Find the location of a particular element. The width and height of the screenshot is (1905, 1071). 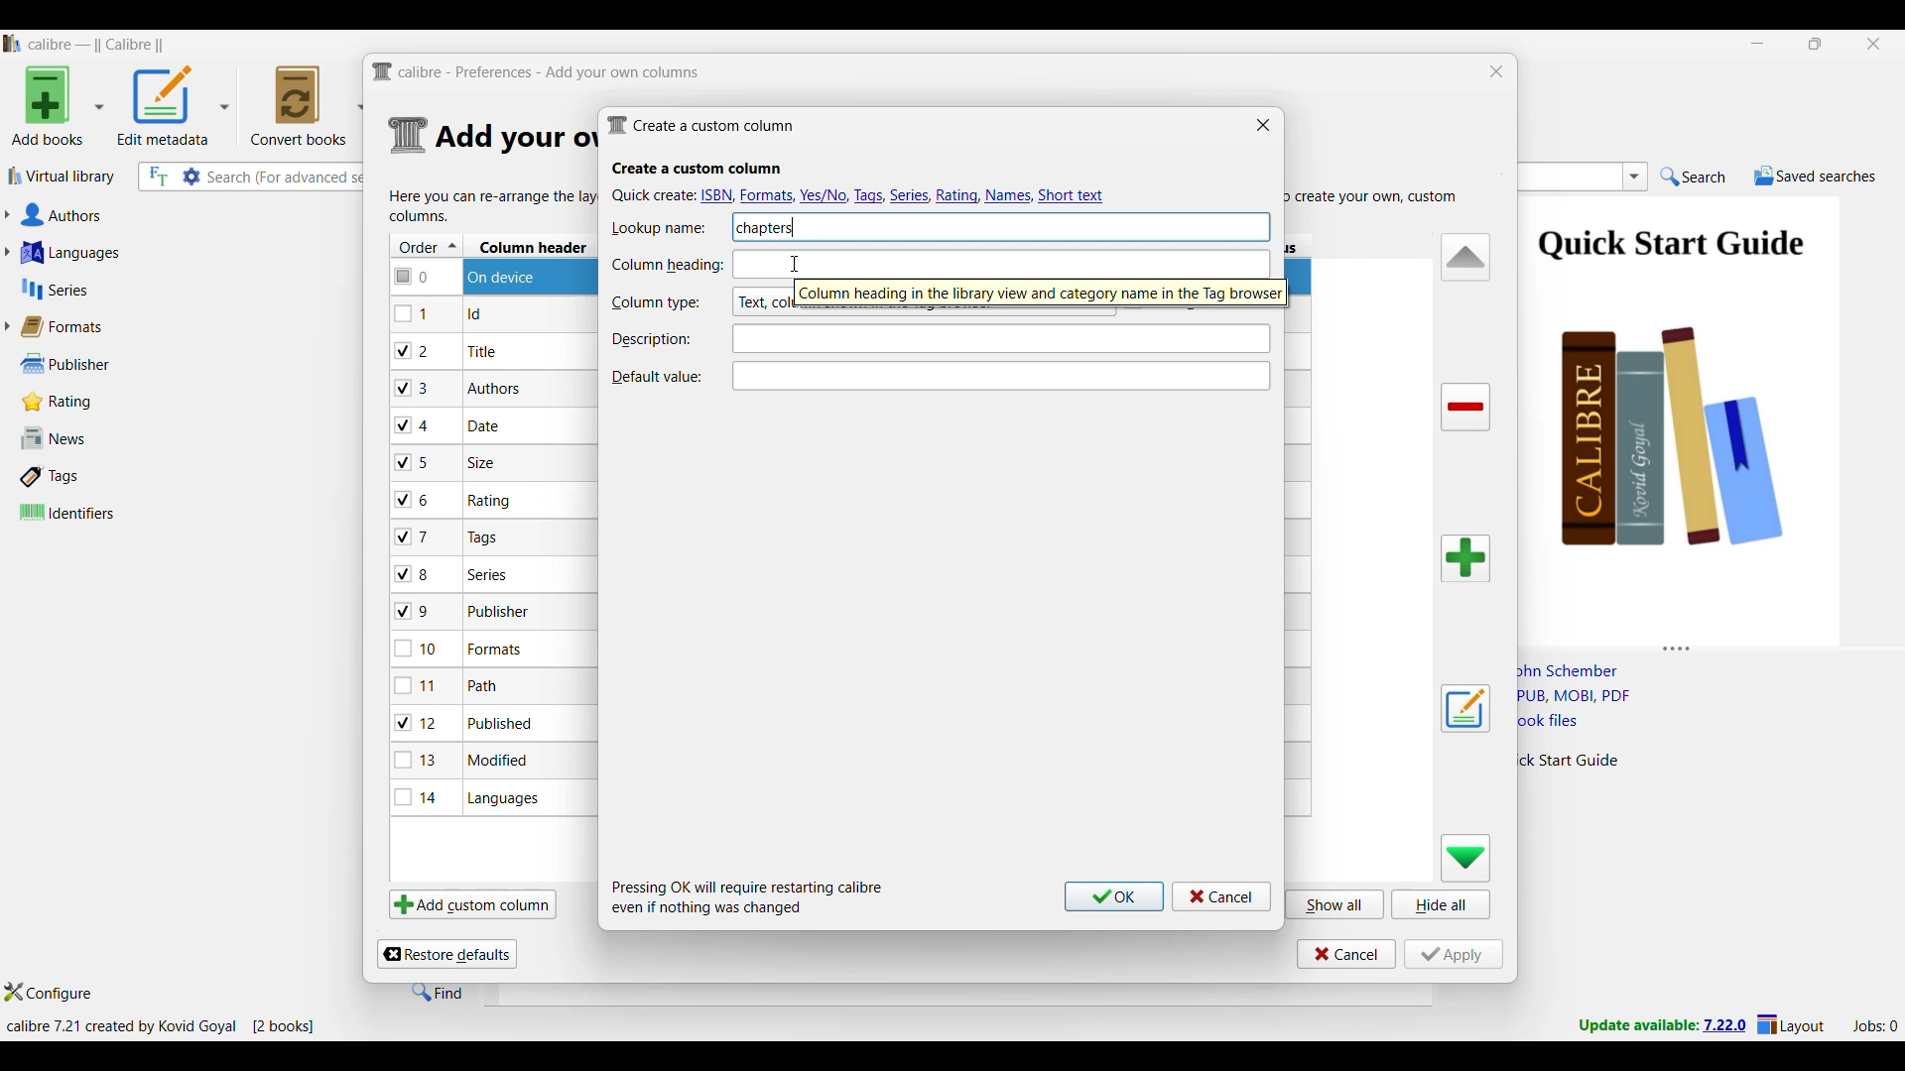

Search is located at coordinates (1694, 178).